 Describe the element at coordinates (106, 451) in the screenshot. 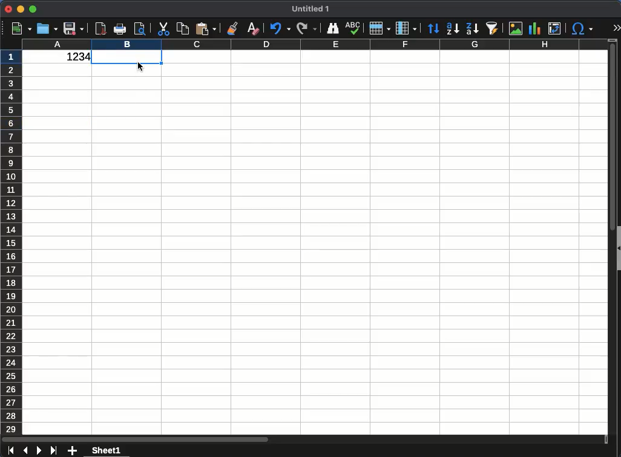

I see `sheet 1` at that location.